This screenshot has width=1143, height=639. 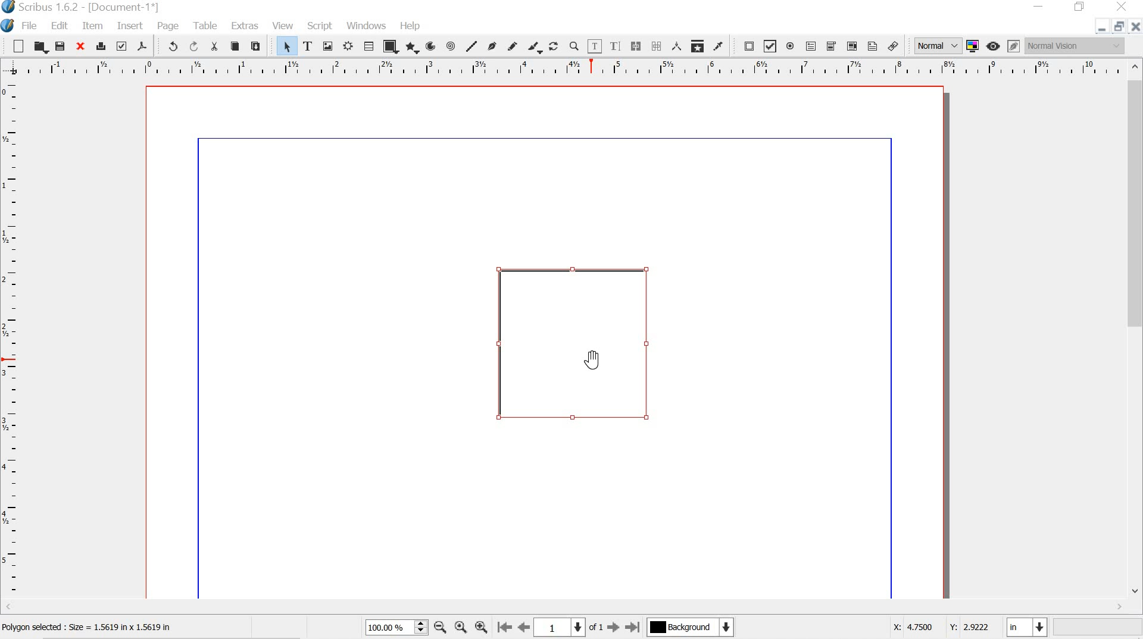 What do you see at coordinates (308, 45) in the screenshot?
I see `text frame` at bounding box center [308, 45].